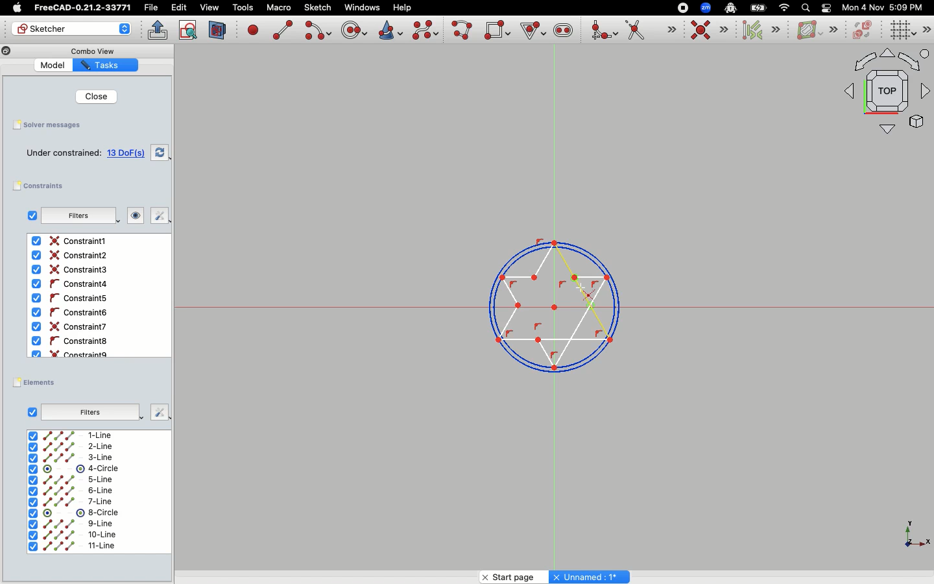  Describe the element at coordinates (218, 30) in the screenshot. I see `View section` at that location.